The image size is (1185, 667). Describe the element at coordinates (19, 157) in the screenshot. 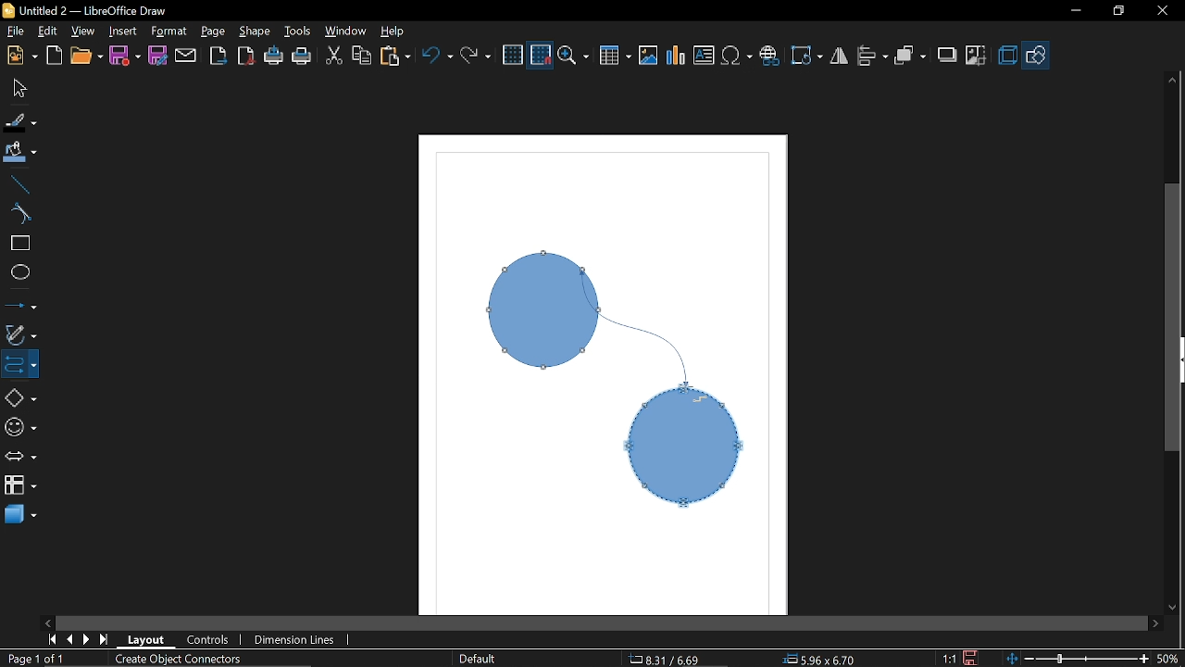

I see `Fill color` at that location.